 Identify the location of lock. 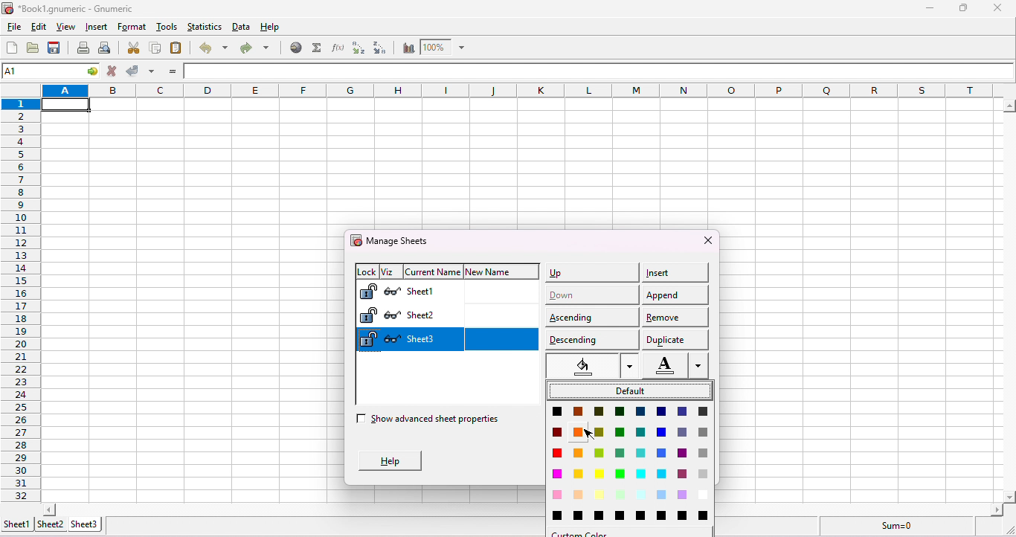
(364, 269).